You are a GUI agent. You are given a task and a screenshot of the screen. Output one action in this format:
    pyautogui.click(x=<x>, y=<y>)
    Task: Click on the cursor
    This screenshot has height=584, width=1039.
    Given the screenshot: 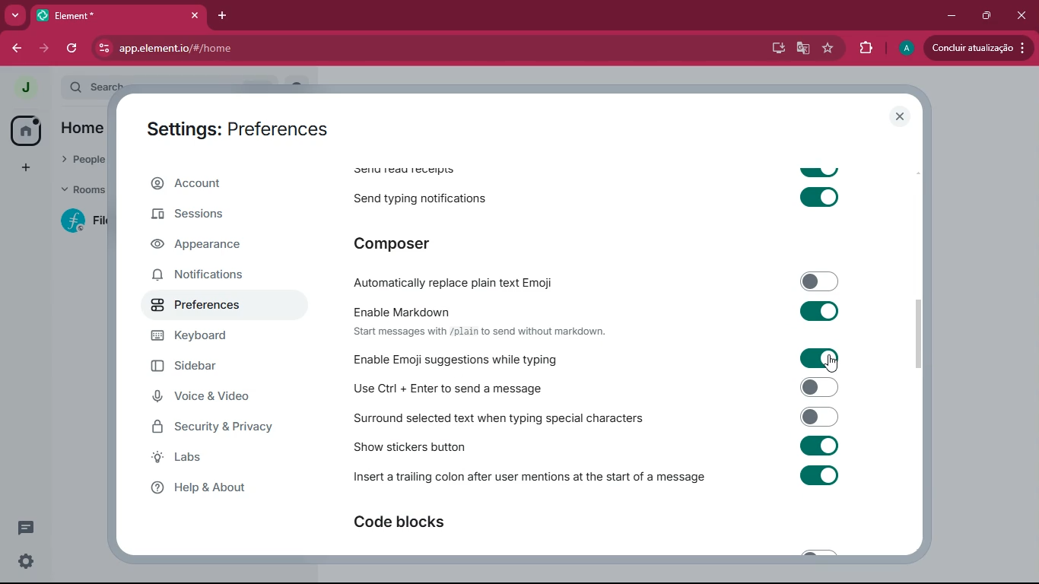 What is the action you would take?
    pyautogui.click(x=832, y=363)
    